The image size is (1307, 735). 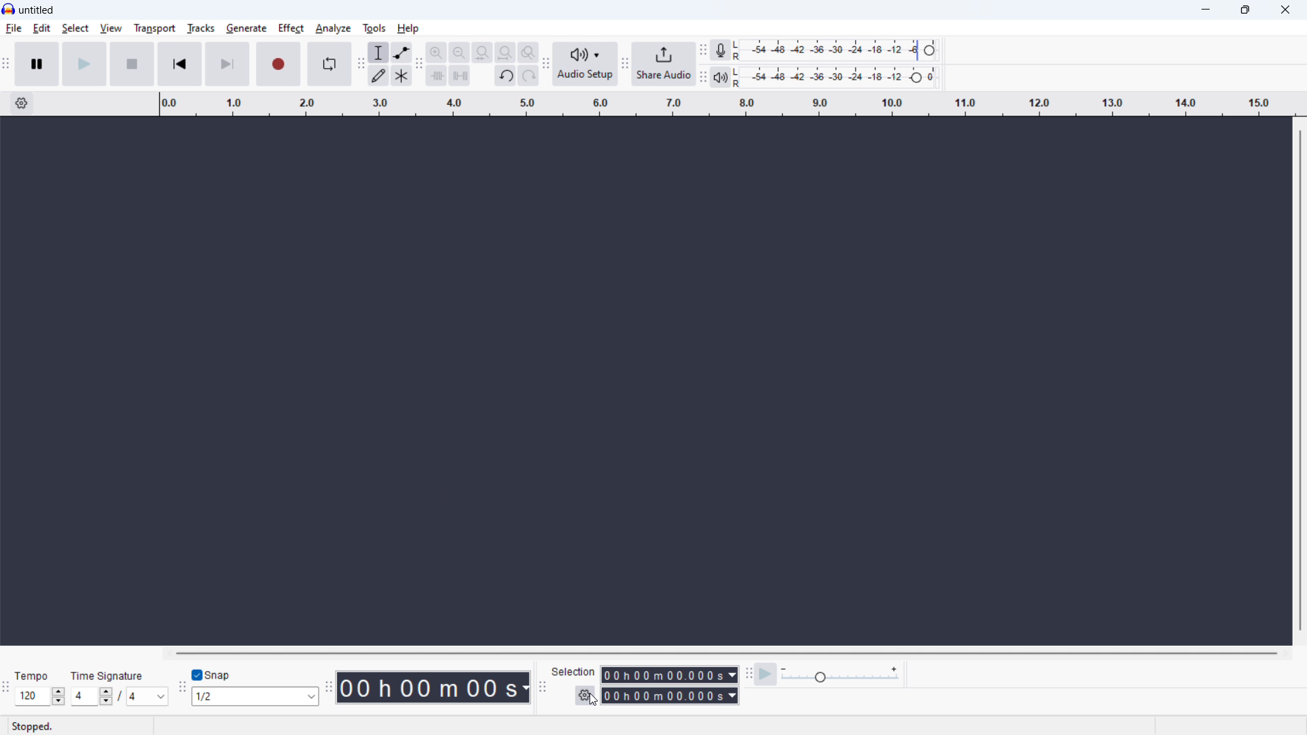 What do you see at coordinates (419, 65) in the screenshot?
I see `edit toolbar` at bounding box center [419, 65].